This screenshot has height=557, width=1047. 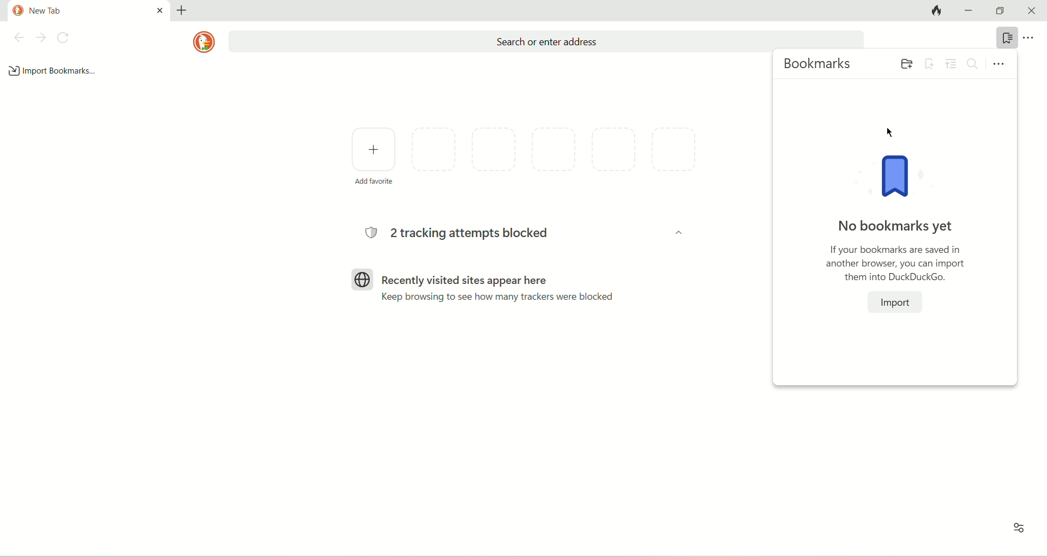 I want to click on search, so click(x=545, y=41).